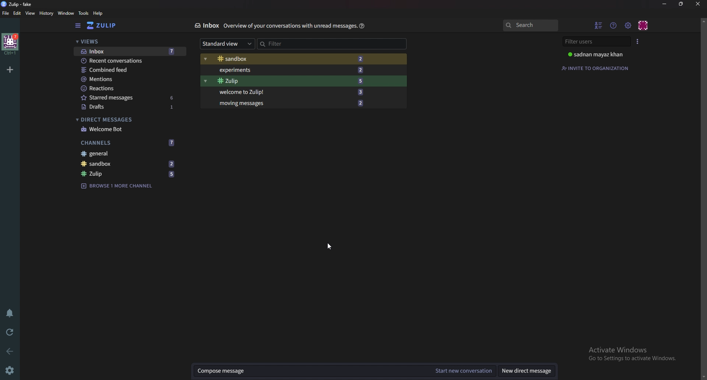 The height and width of the screenshot is (380, 707). Describe the element at coordinates (123, 42) in the screenshot. I see `views` at that location.